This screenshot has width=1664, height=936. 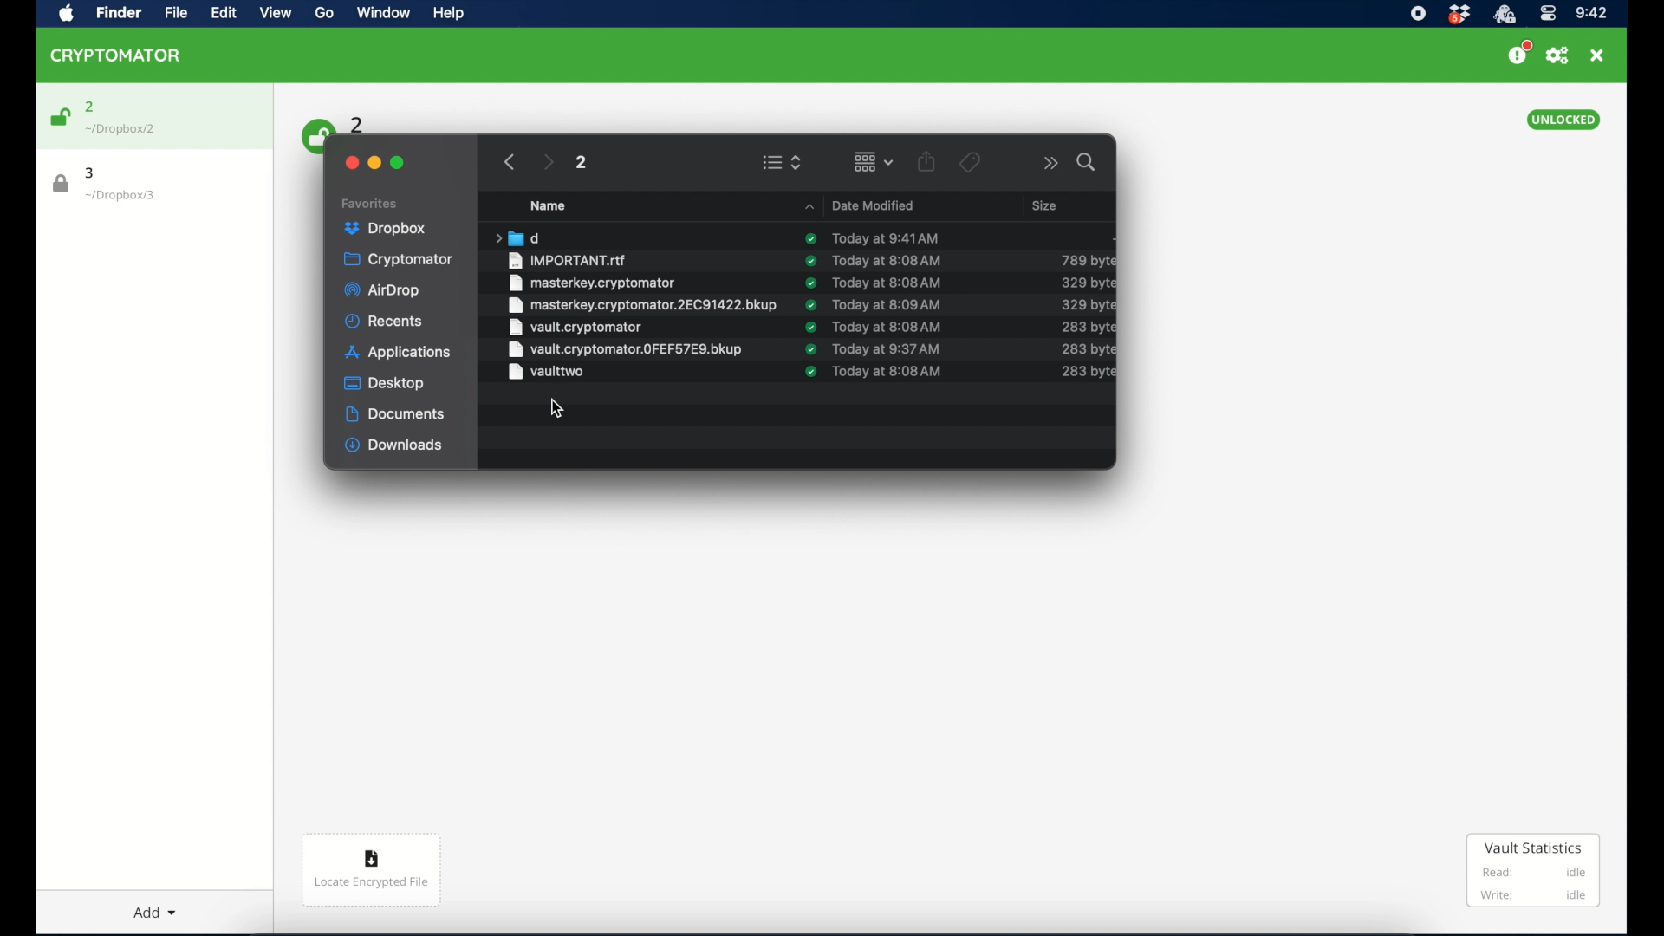 What do you see at coordinates (548, 162) in the screenshot?
I see `next` at bounding box center [548, 162].